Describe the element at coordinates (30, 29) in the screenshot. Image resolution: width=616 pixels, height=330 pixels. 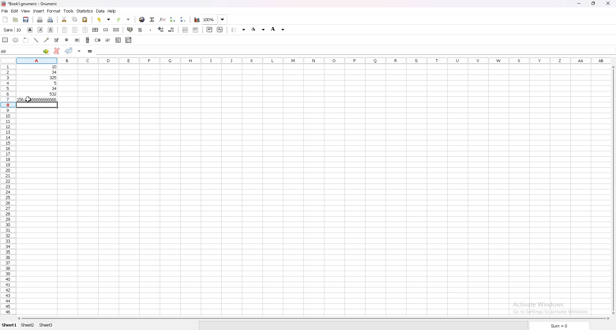
I see `bold` at that location.